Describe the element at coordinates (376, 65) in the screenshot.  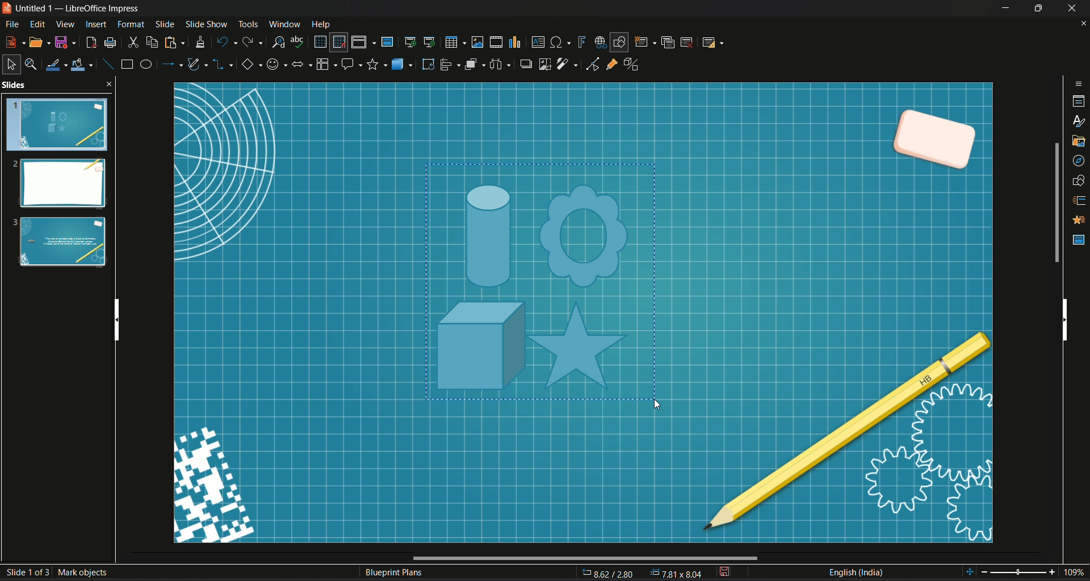
I see `stars and banners` at that location.